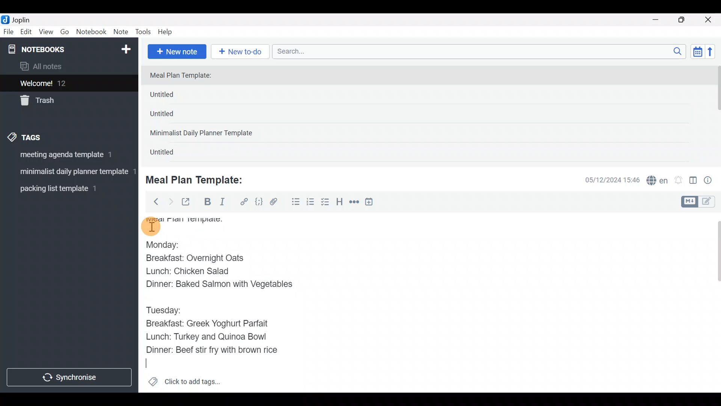 The height and width of the screenshot is (406, 721). I want to click on Breakfast: Greek Yoghurt Parfait, so click(210, 325).